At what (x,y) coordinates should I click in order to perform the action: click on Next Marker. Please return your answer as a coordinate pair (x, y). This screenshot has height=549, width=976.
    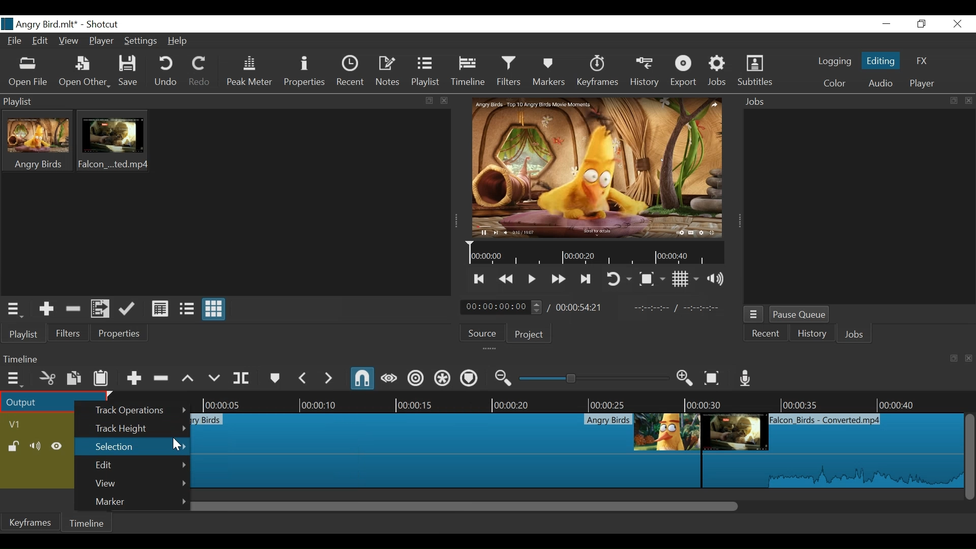
    Looking at the image, I should click on (329, 379).